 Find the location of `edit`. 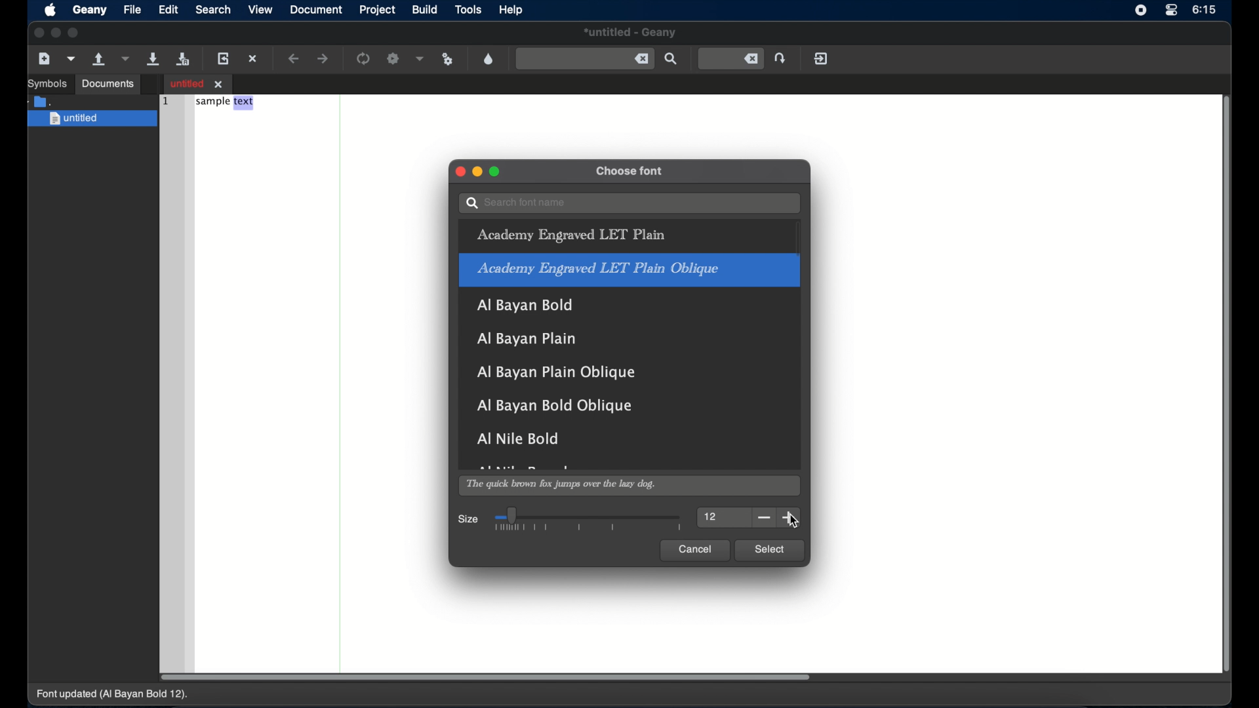

edit is located at coordinates (170, 9).